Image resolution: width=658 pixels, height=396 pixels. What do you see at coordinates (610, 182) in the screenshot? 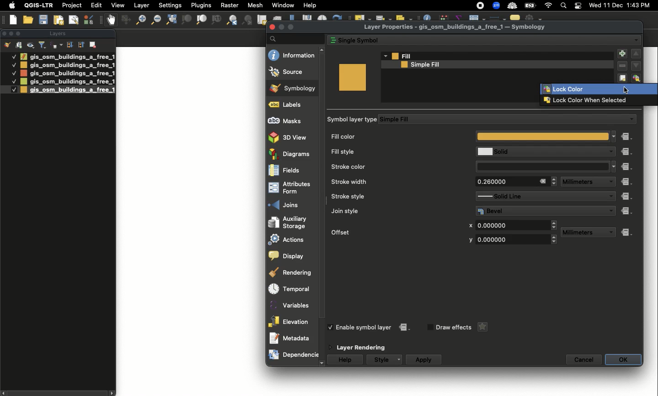
I see `Drop down` at bounding box center [610, 182].